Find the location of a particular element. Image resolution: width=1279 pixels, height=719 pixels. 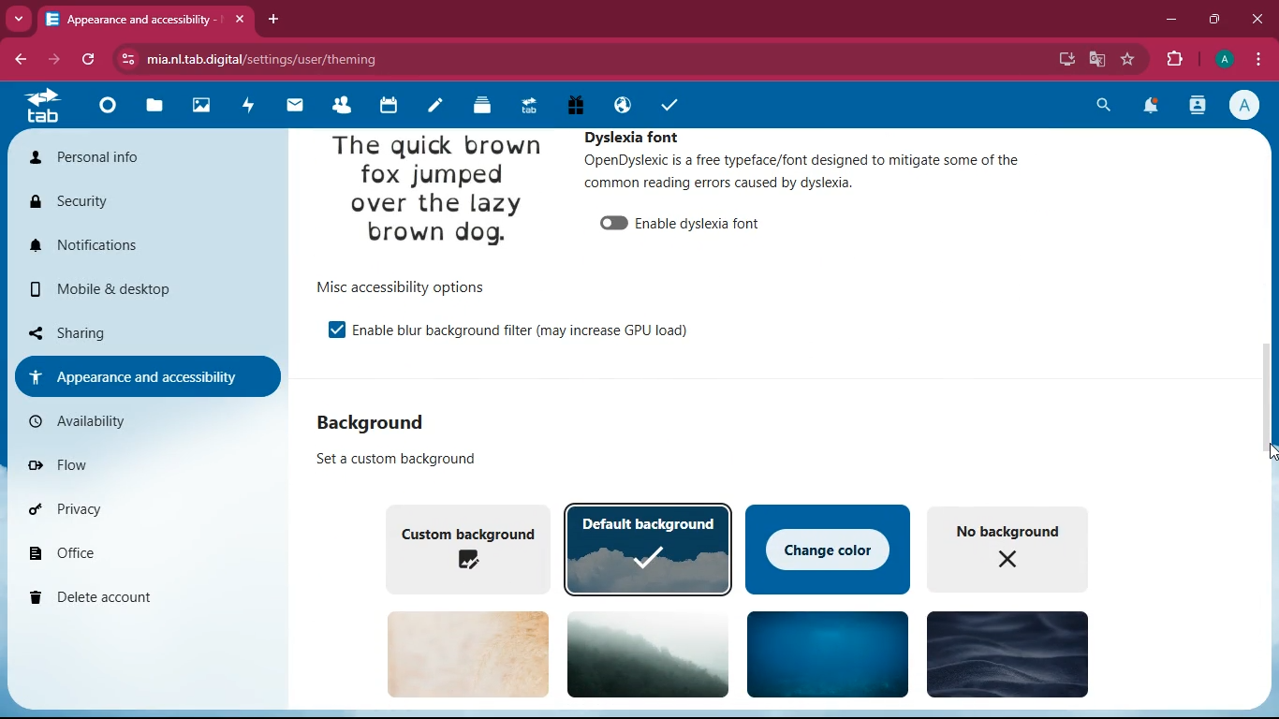

maximize is located at coordinates (1216, 20).